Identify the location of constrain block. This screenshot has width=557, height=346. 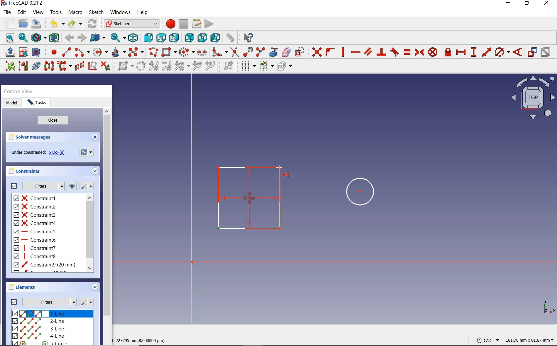
(433, 53).